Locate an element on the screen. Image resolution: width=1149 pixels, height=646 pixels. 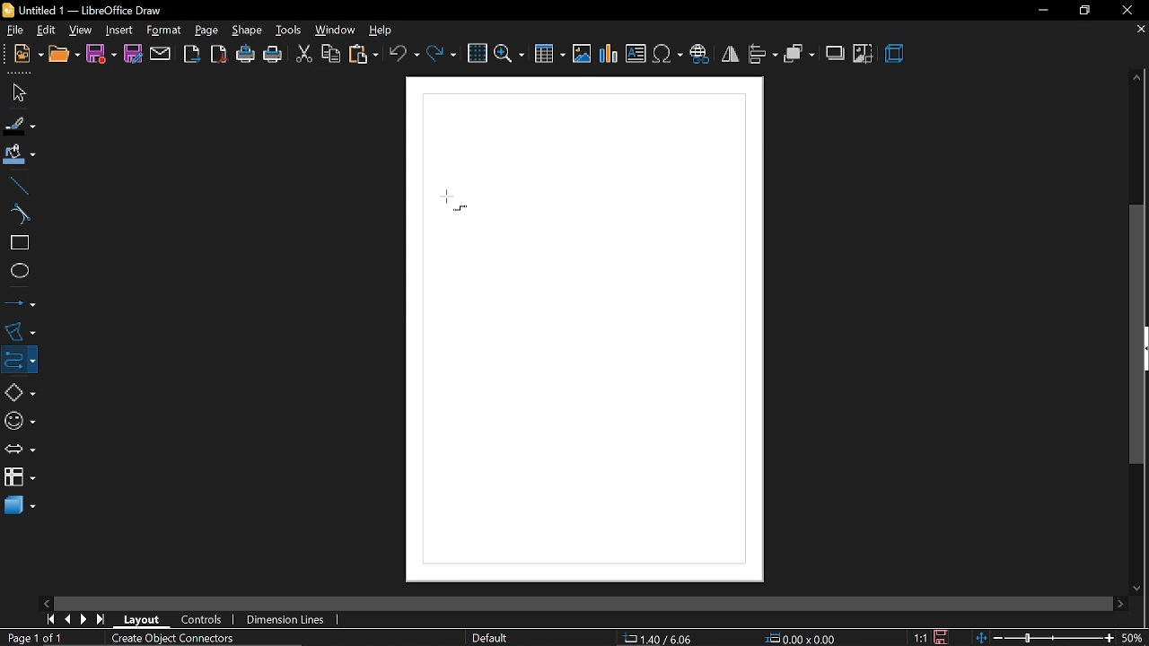
tools is located at coordinates (286, 30).